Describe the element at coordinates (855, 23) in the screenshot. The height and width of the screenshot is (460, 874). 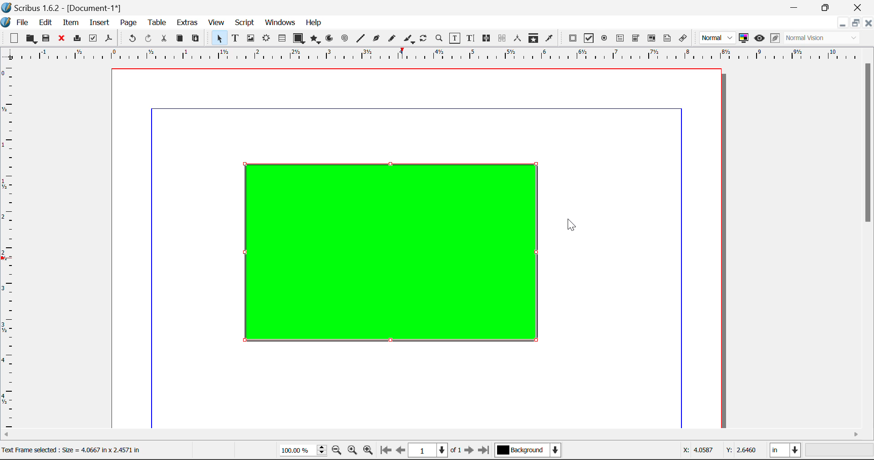
I see `Minimize` at that location.